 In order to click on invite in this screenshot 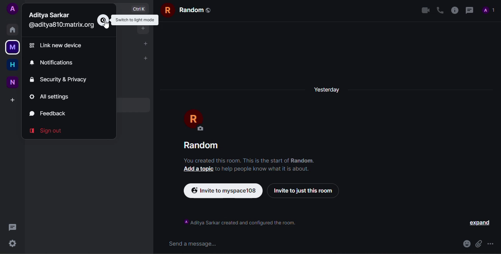, I will do `click(304, 190)`.